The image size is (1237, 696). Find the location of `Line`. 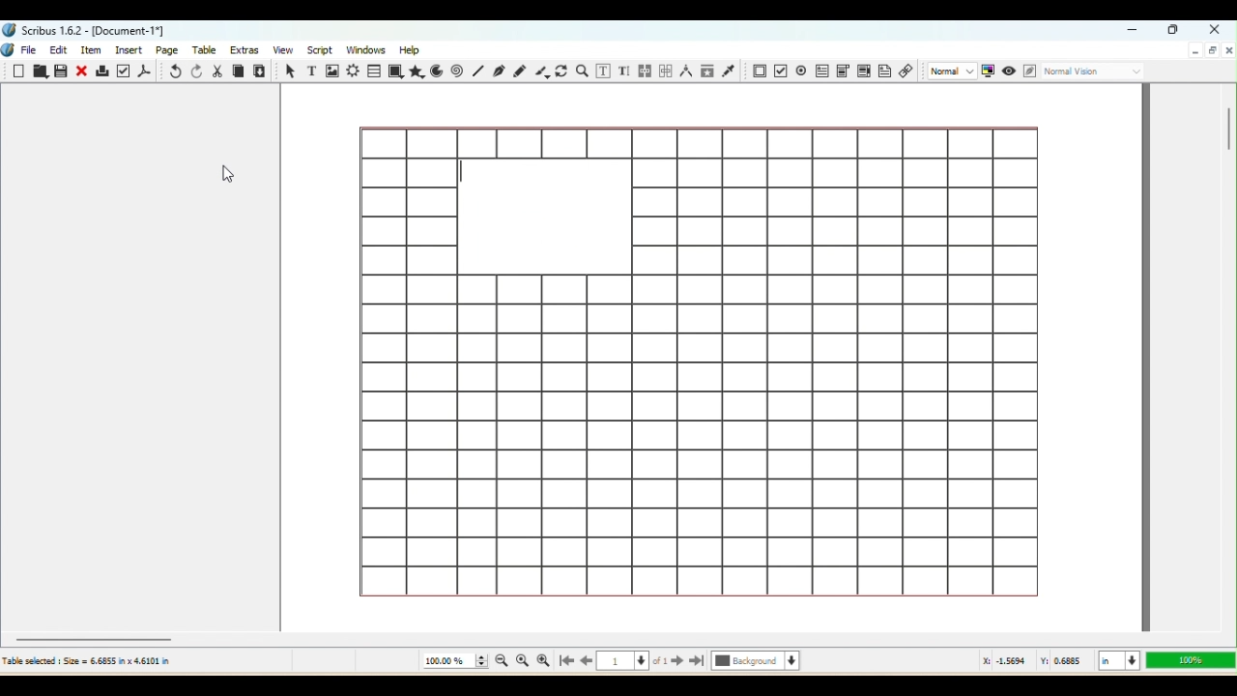

Line is located at coordinates (477, 72).